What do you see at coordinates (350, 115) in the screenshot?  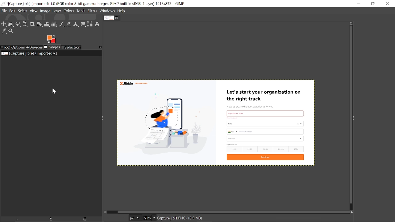 I see `Vertical scrollbar` at bounding box center [350, 115].